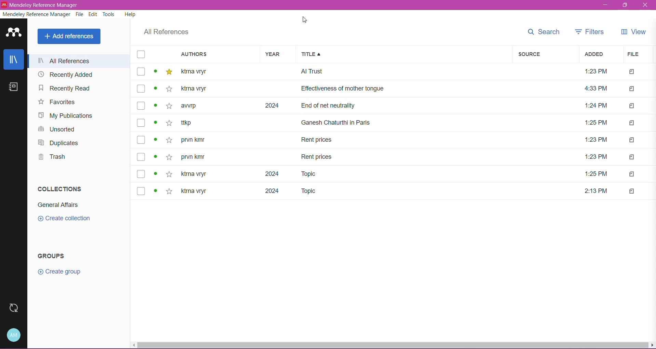 This screenshot has height=349, width=656. Describe the element at coordinates (394, 191) in the screenshot. I see `ktrna vryr 2024 Topic 2:13PM` at that location.